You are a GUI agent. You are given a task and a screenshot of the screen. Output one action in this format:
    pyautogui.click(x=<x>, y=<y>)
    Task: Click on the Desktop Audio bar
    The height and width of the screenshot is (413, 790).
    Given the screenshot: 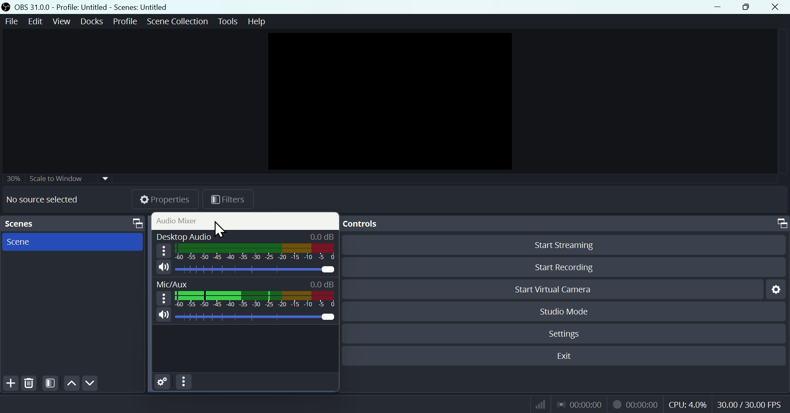 What is the action you would take?
    pyautogui.click(x=255, y=251)
    